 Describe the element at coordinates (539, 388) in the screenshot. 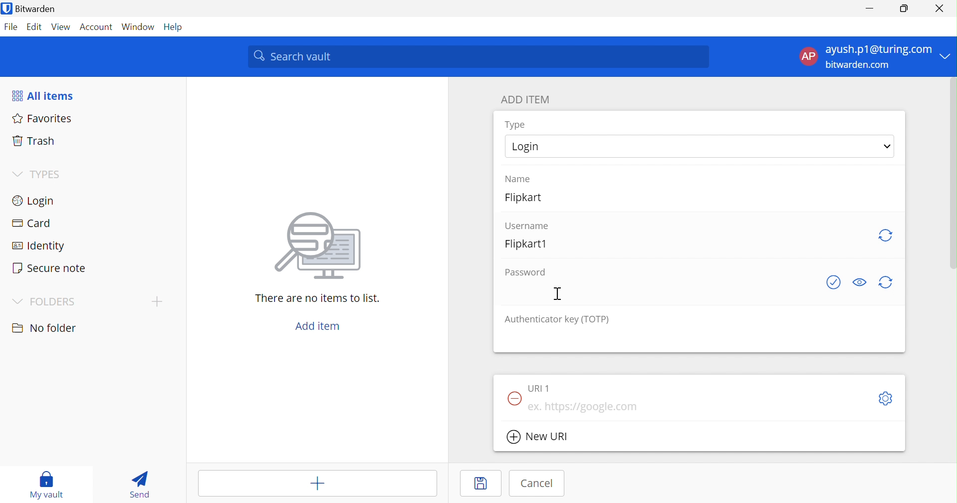

I see `URL 1` at that location.